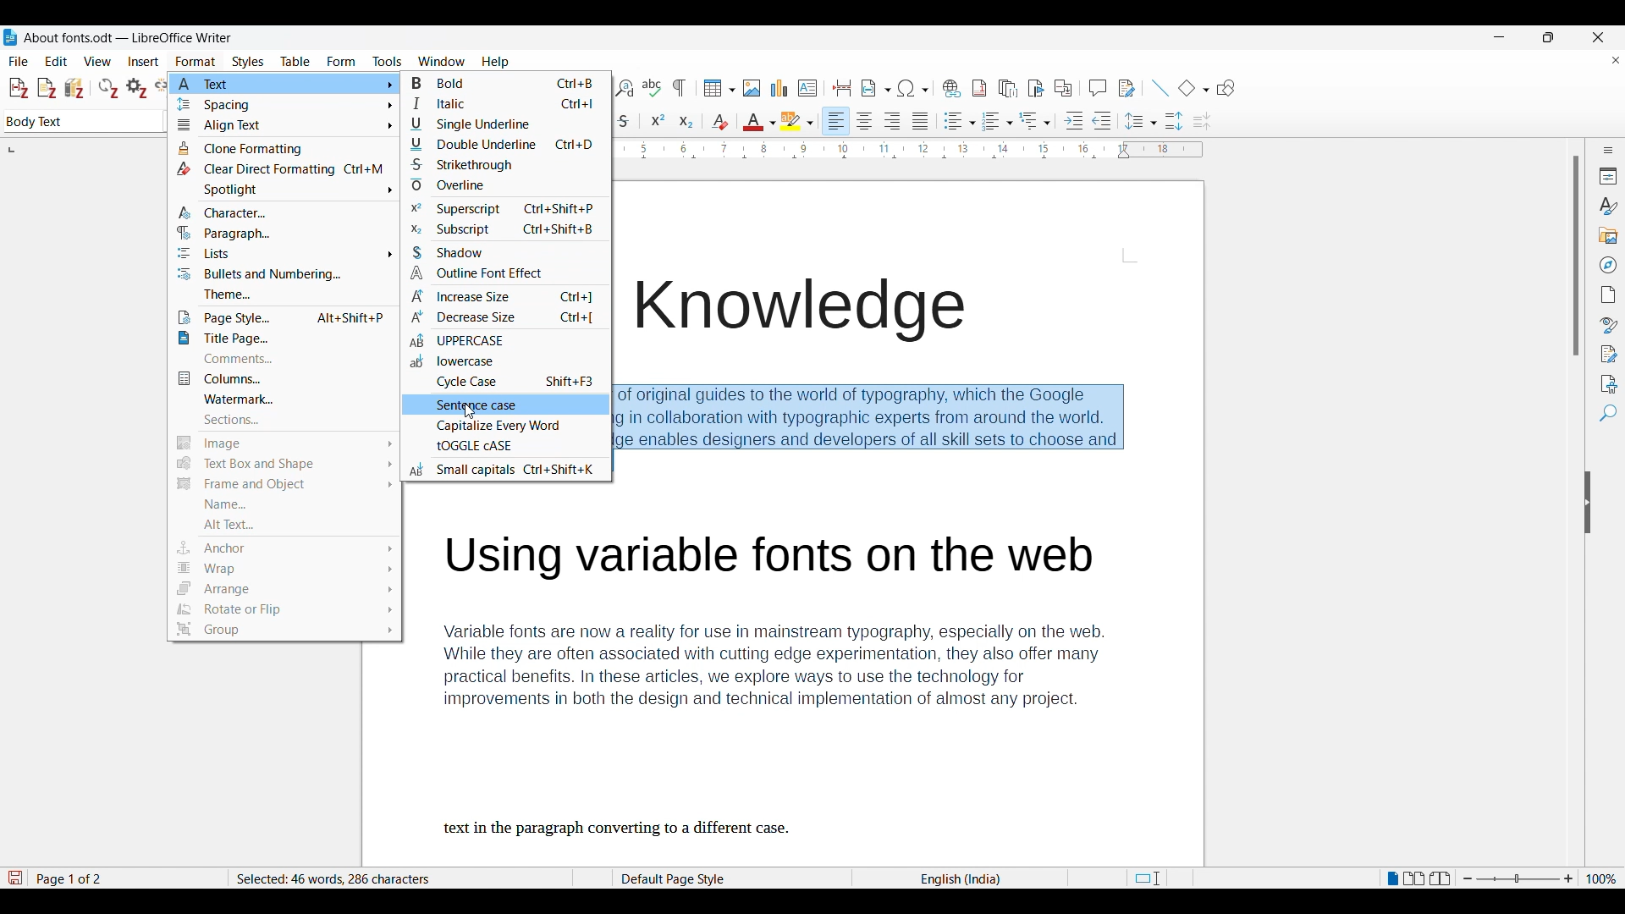 This screenshot has height=914, width=1625. What do you see at coordinates (876, 88) in the screenshot?
I see `Insert field` at bounding box center [876, 88].